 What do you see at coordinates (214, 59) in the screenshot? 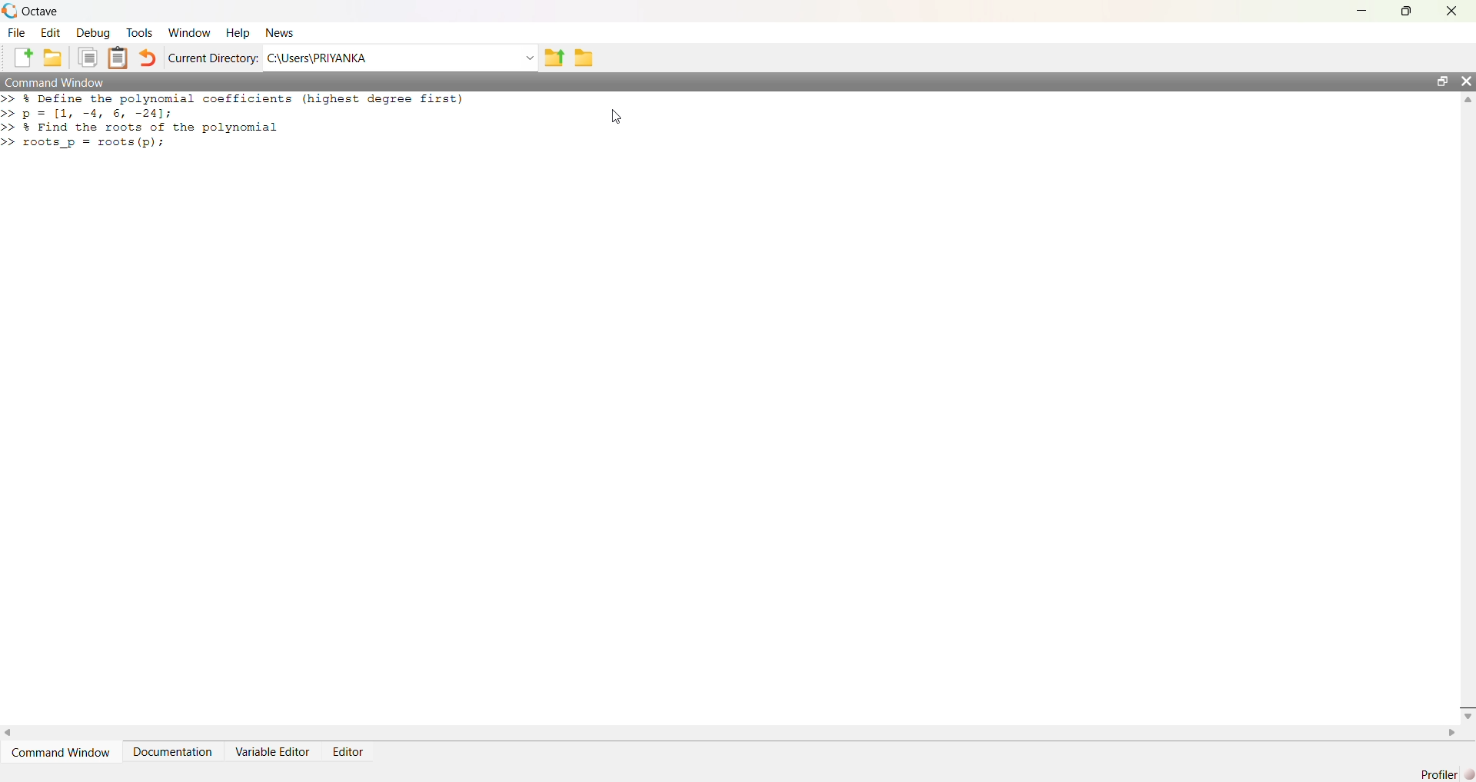
I see `Current Directory:` at bounding box center [214, 59].